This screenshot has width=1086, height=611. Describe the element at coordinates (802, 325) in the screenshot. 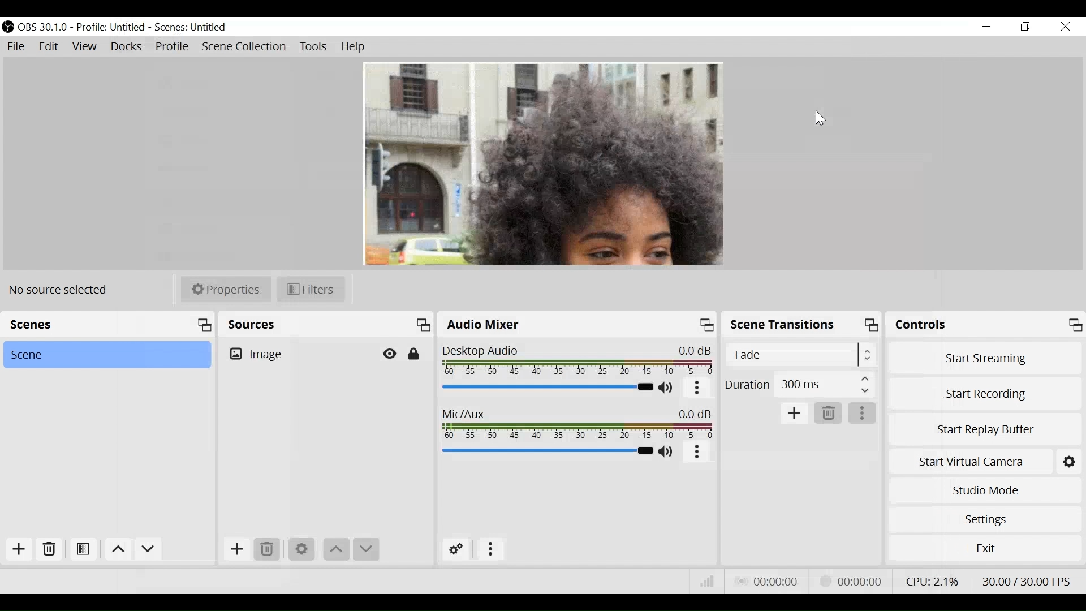

I see `Scene Transitions` at that location.